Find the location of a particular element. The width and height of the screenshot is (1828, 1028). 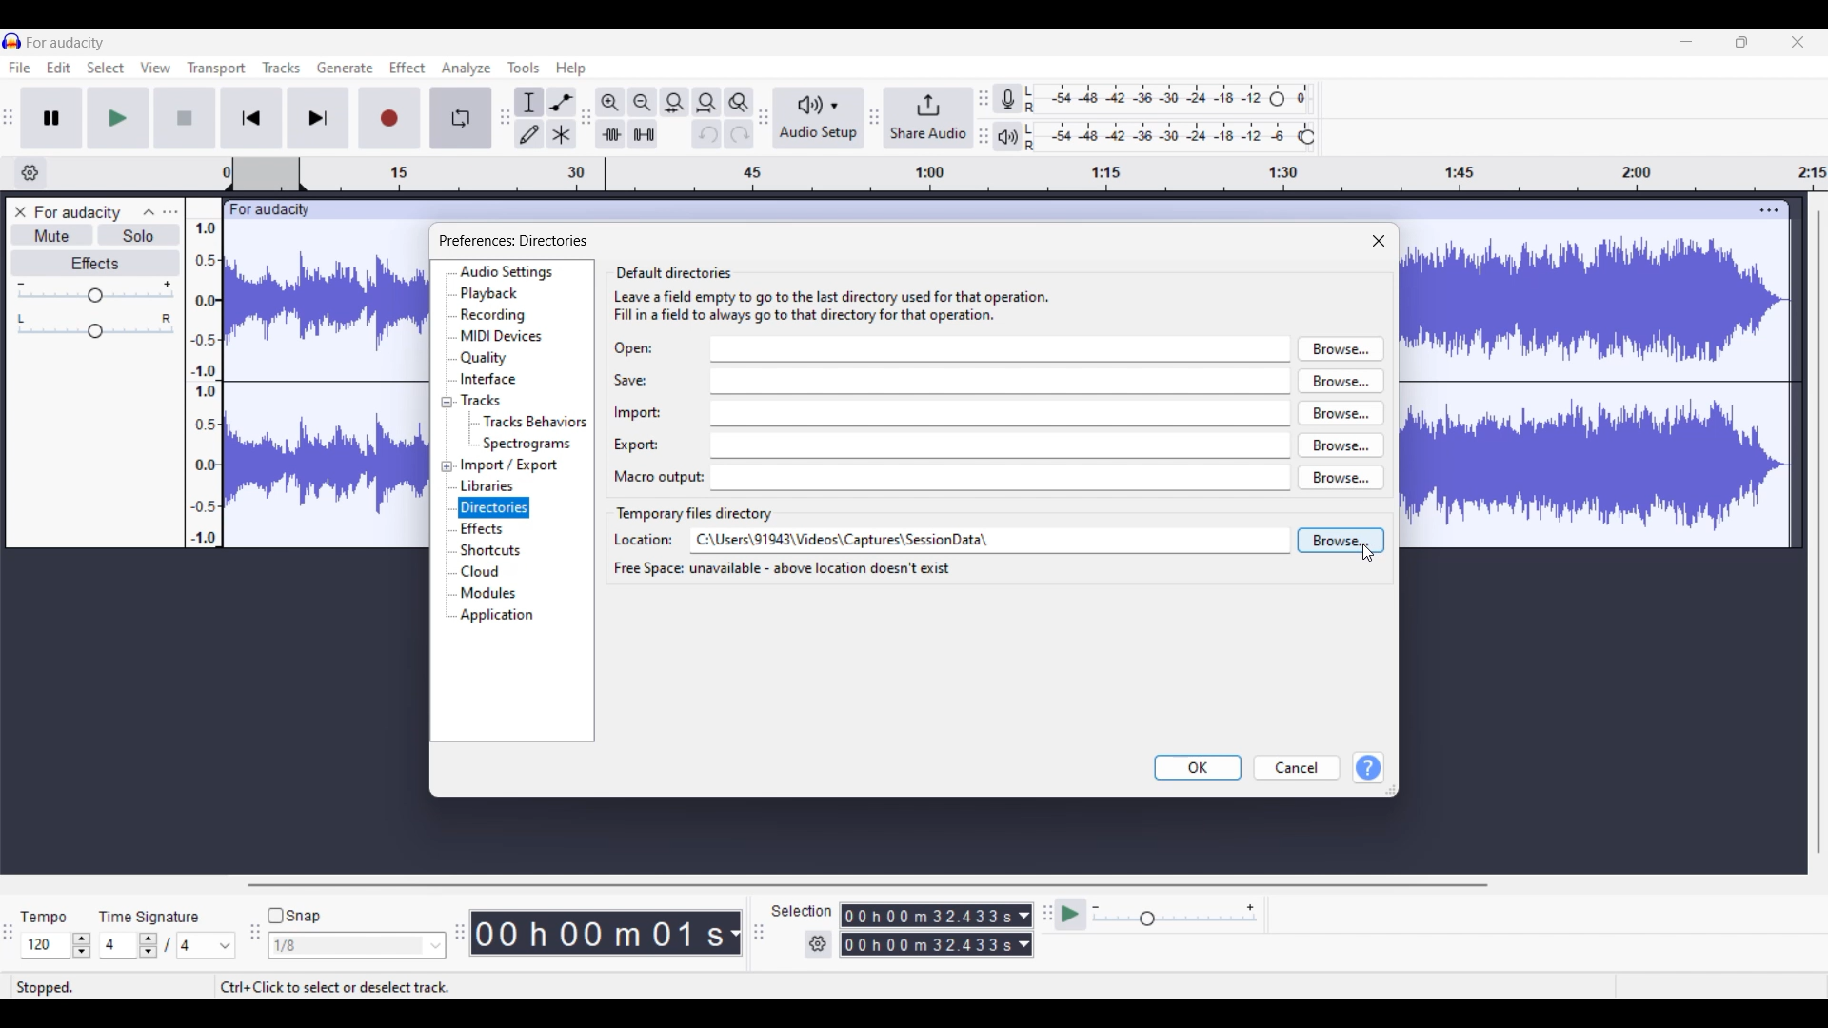

Indicates text box for save is located at coordinates (631, 380).